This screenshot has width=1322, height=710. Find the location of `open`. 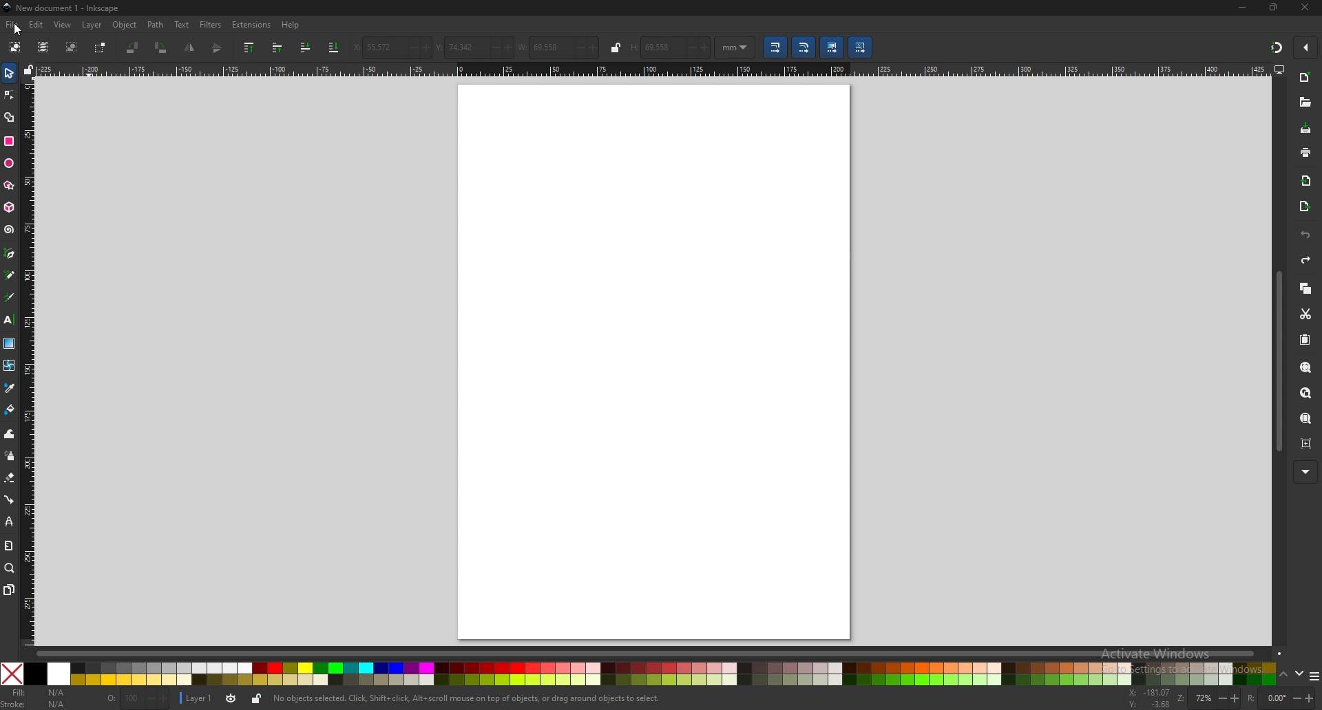

open is located at coordinates (1305, 102).